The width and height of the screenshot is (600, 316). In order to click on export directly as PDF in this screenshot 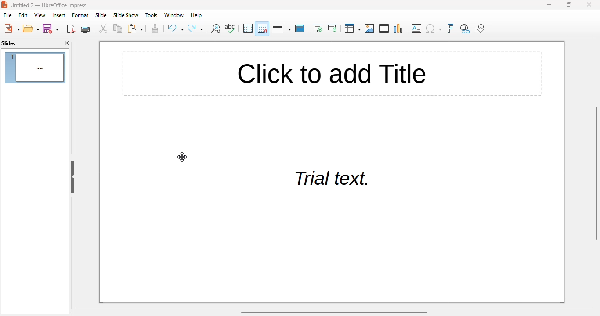, I will do `click(71, 29)`.